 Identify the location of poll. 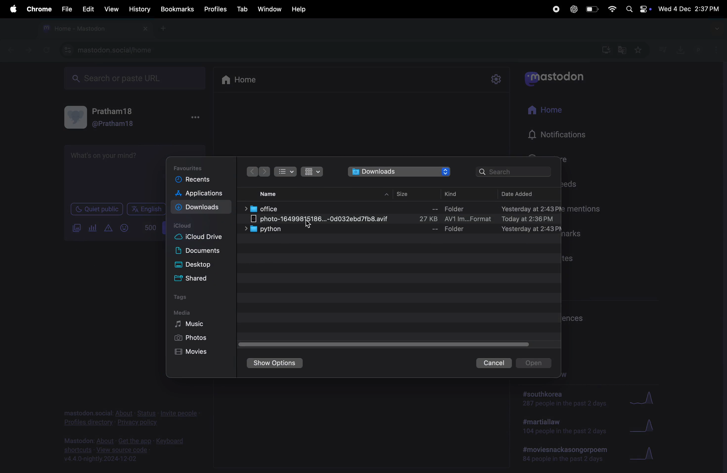
(93, 228).